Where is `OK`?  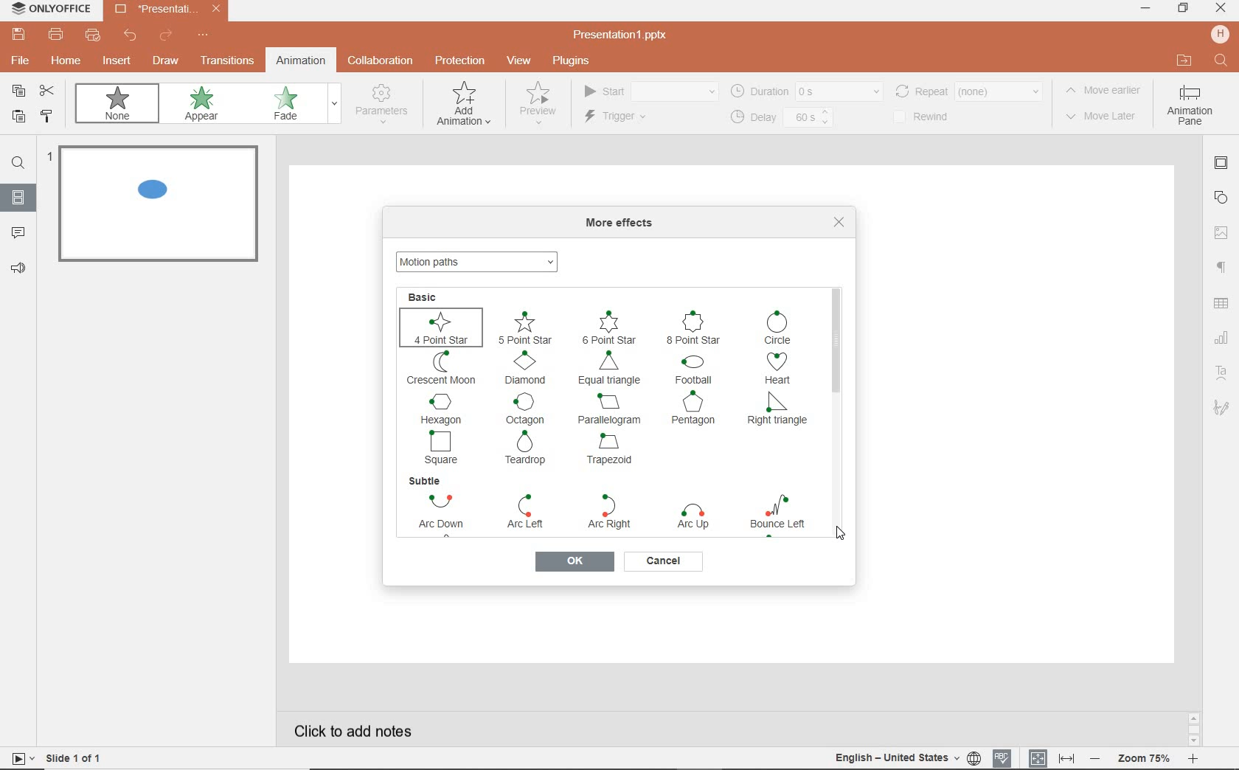 OK is located at coordinates (573, 563).